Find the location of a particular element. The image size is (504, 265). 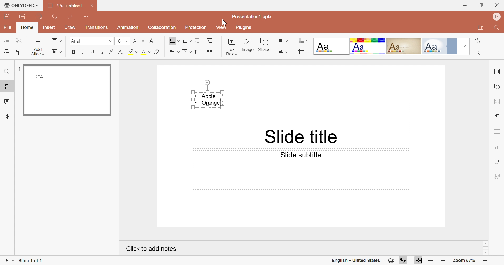

Scroll Up is located at coordinates (484, 243).